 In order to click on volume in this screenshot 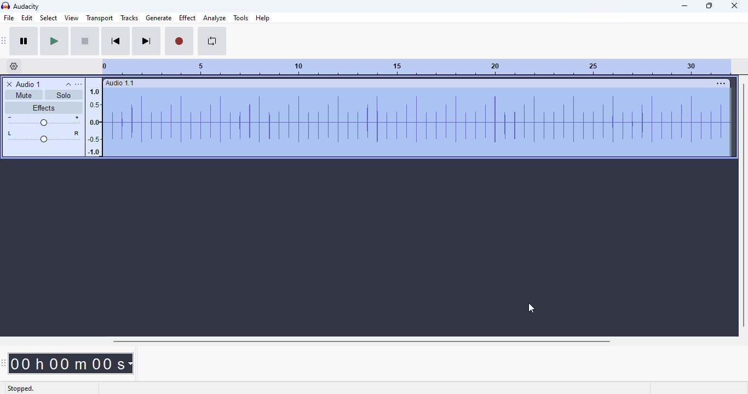, I will do `click(44, 120)`.